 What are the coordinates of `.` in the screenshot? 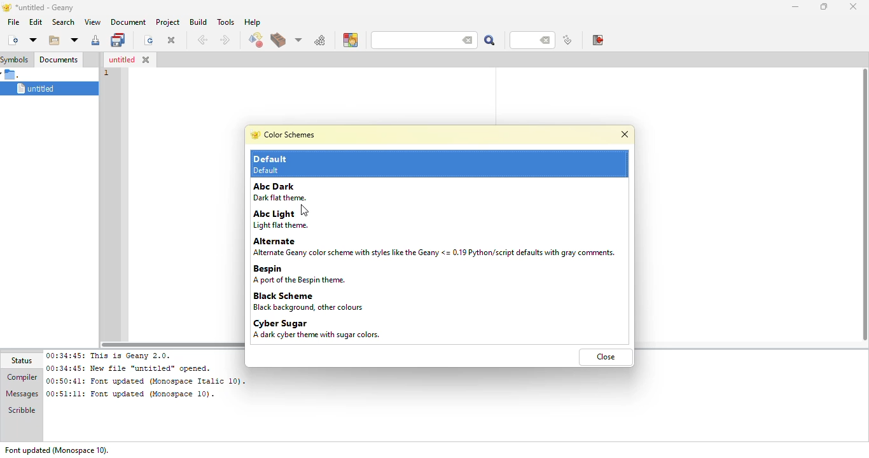 It's located at (17, 74).